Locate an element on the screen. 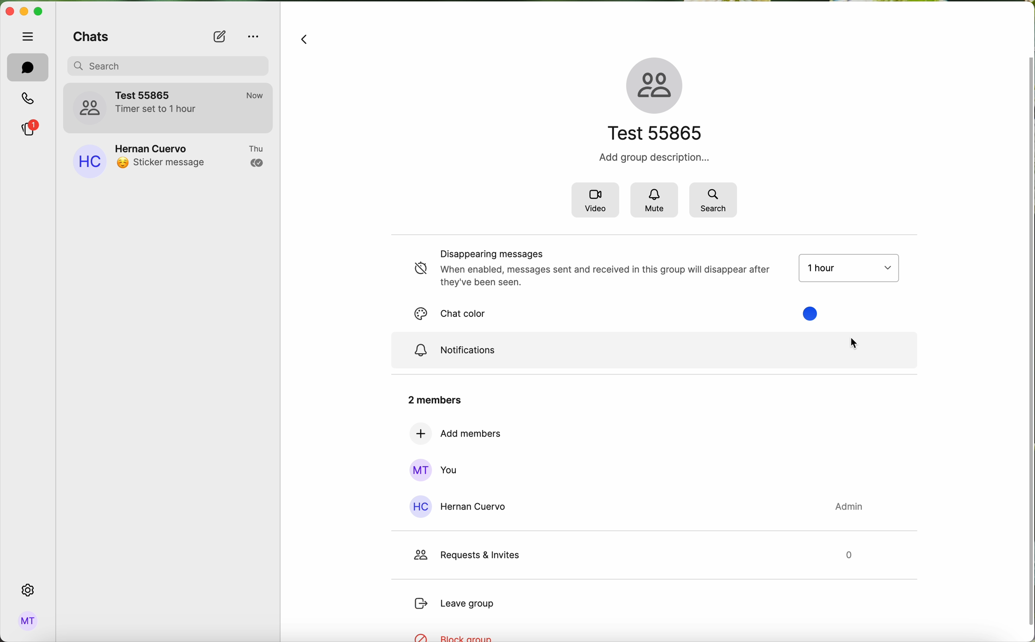  mute is located at coordinates (653, 200).